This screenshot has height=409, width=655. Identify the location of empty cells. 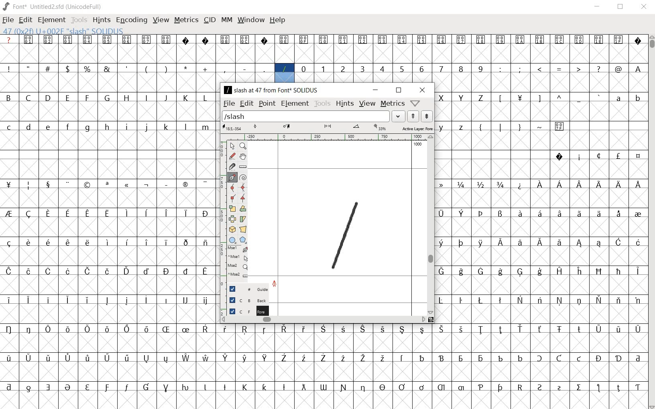
(108, 141).